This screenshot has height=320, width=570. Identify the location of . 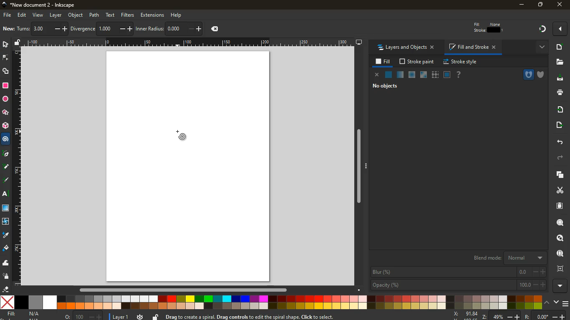
(183, 291).